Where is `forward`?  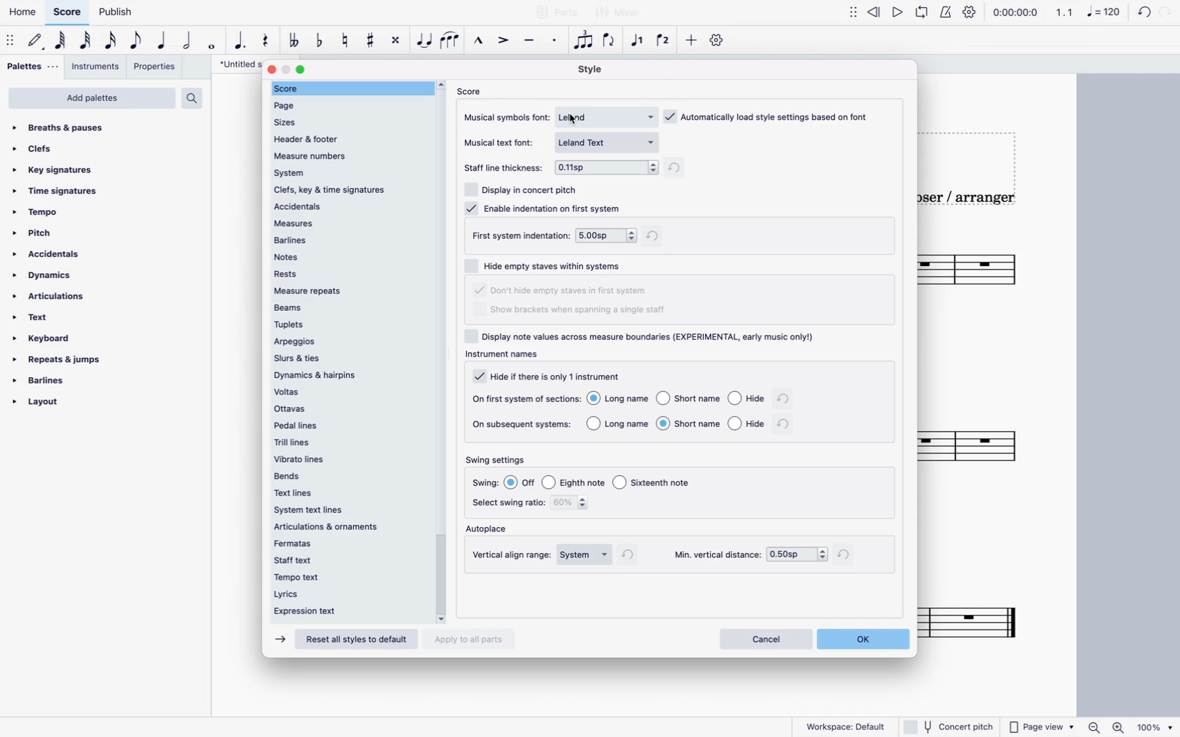 forward is located at coordinates (900, 9).